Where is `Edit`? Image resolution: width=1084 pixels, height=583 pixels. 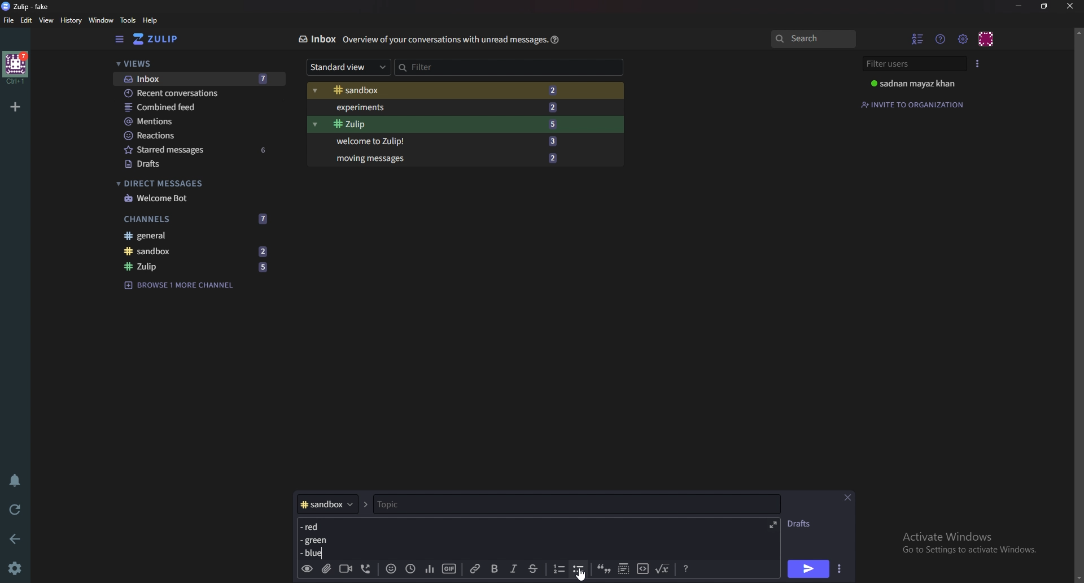
Edit is located at coordinates (27, 20).